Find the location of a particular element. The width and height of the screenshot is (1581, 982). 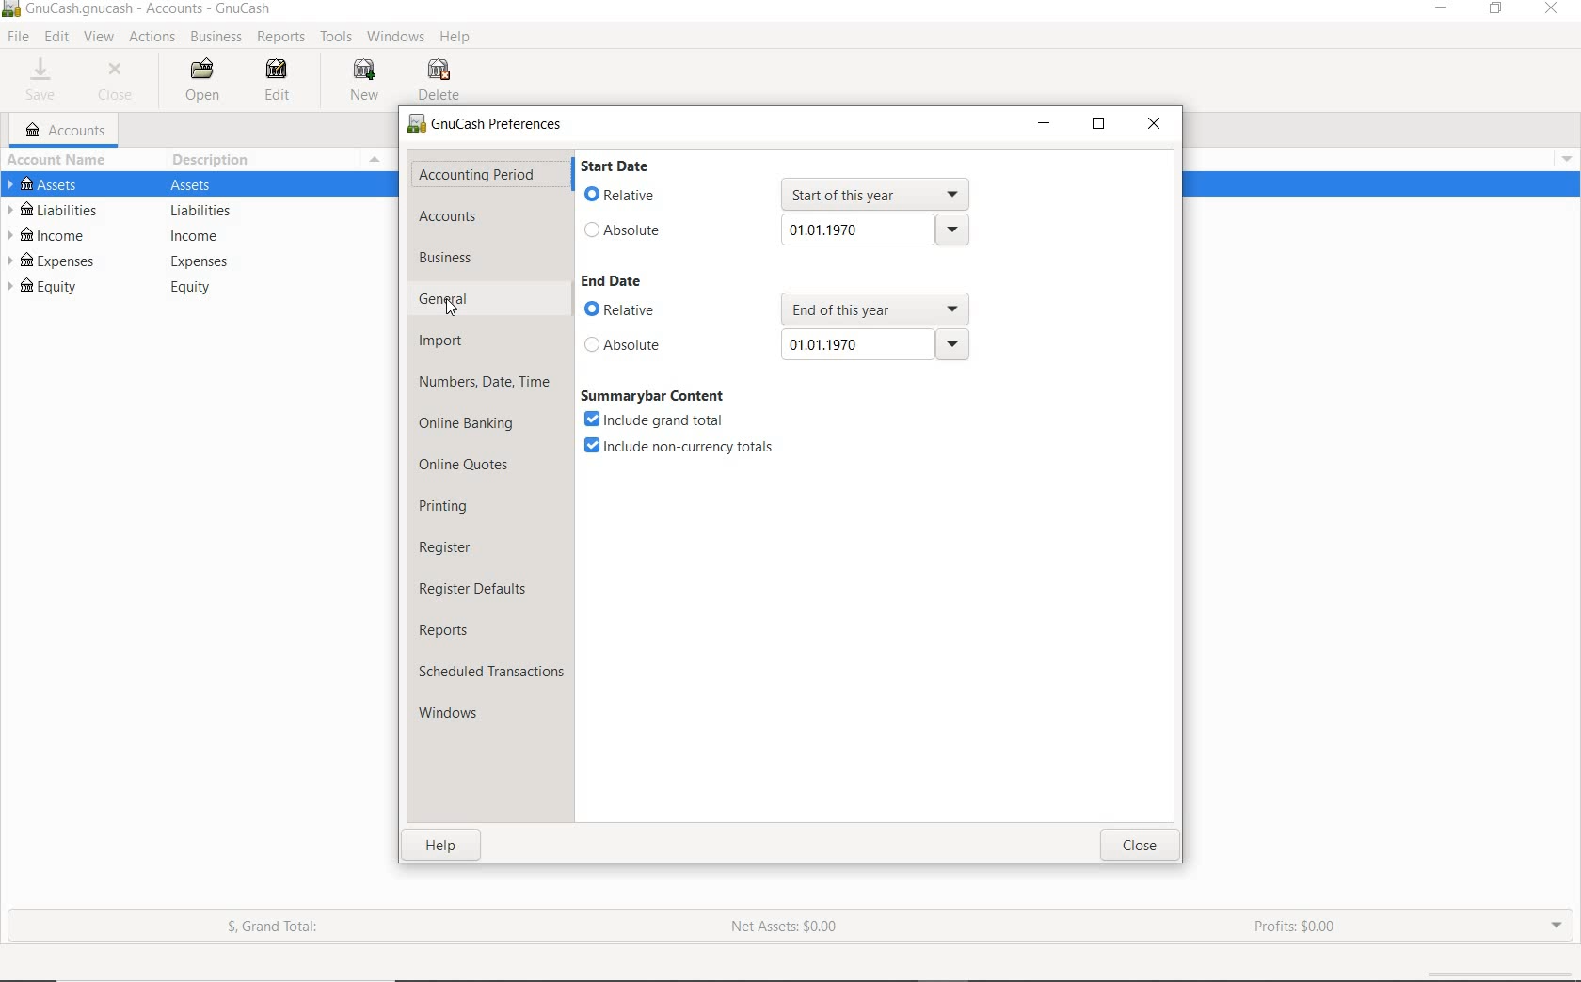

RESTORE DOWN is located at coordinates (1495, 12).